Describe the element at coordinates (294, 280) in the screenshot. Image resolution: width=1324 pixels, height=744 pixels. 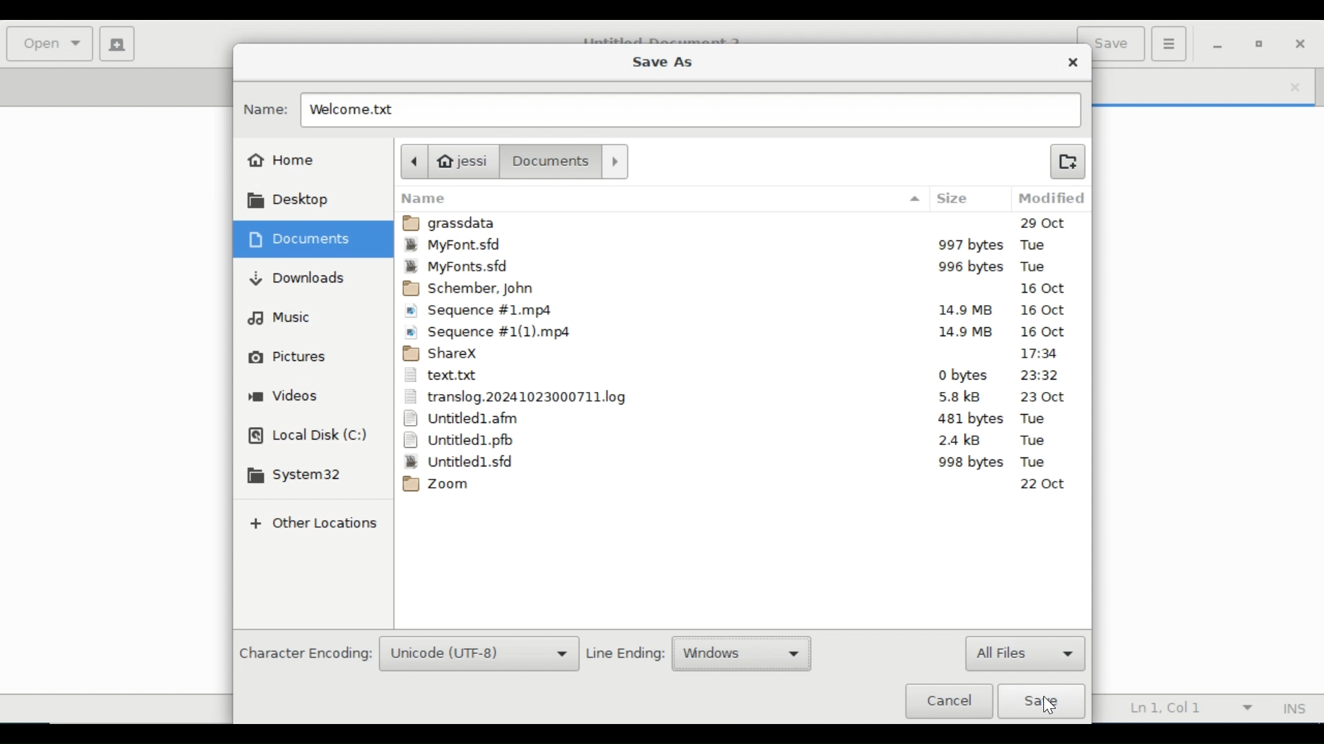
I see `Downloads` at that location.